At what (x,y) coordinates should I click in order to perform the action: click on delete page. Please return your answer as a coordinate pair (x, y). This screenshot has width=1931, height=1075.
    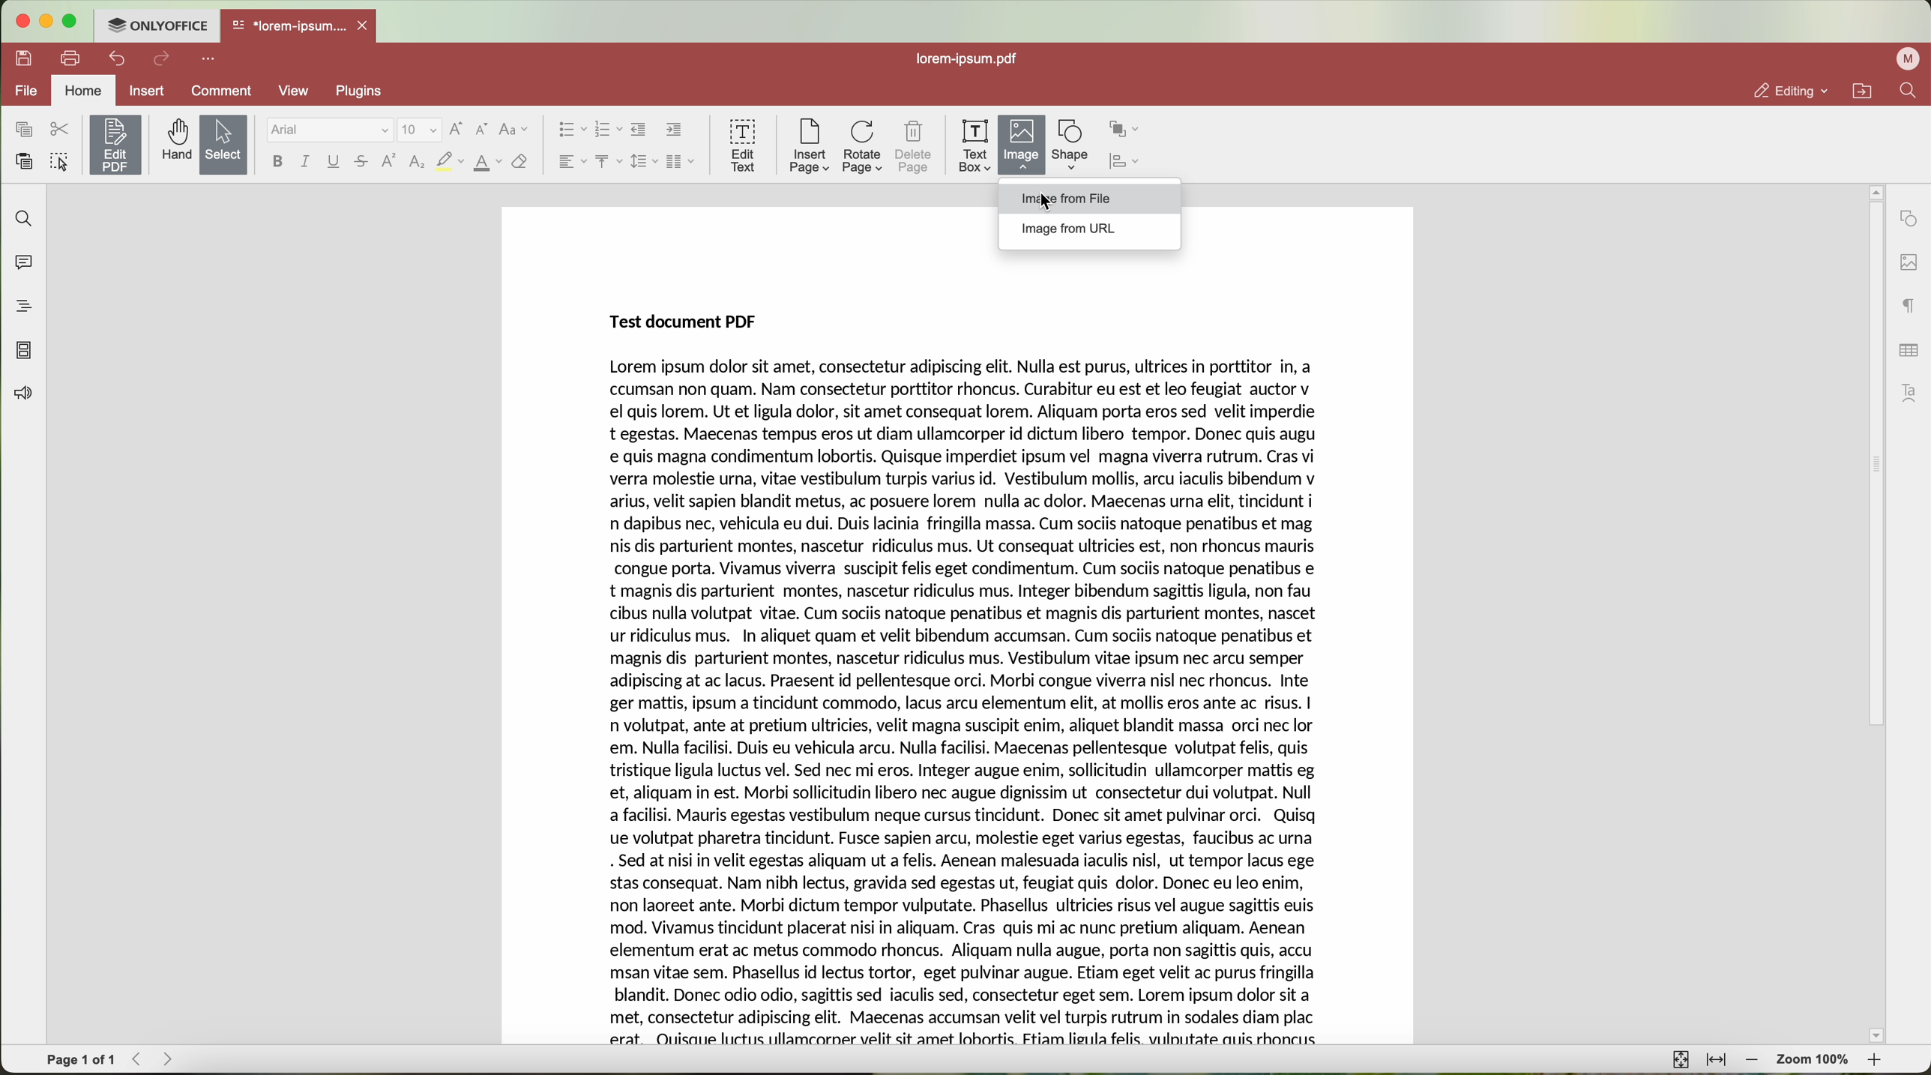
    Looking at the image, I should click on (915, 149).